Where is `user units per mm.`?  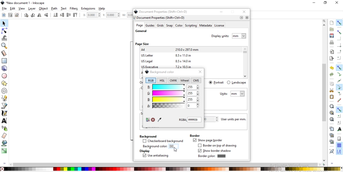
user units per mm. is located at coordinates (235, 119).